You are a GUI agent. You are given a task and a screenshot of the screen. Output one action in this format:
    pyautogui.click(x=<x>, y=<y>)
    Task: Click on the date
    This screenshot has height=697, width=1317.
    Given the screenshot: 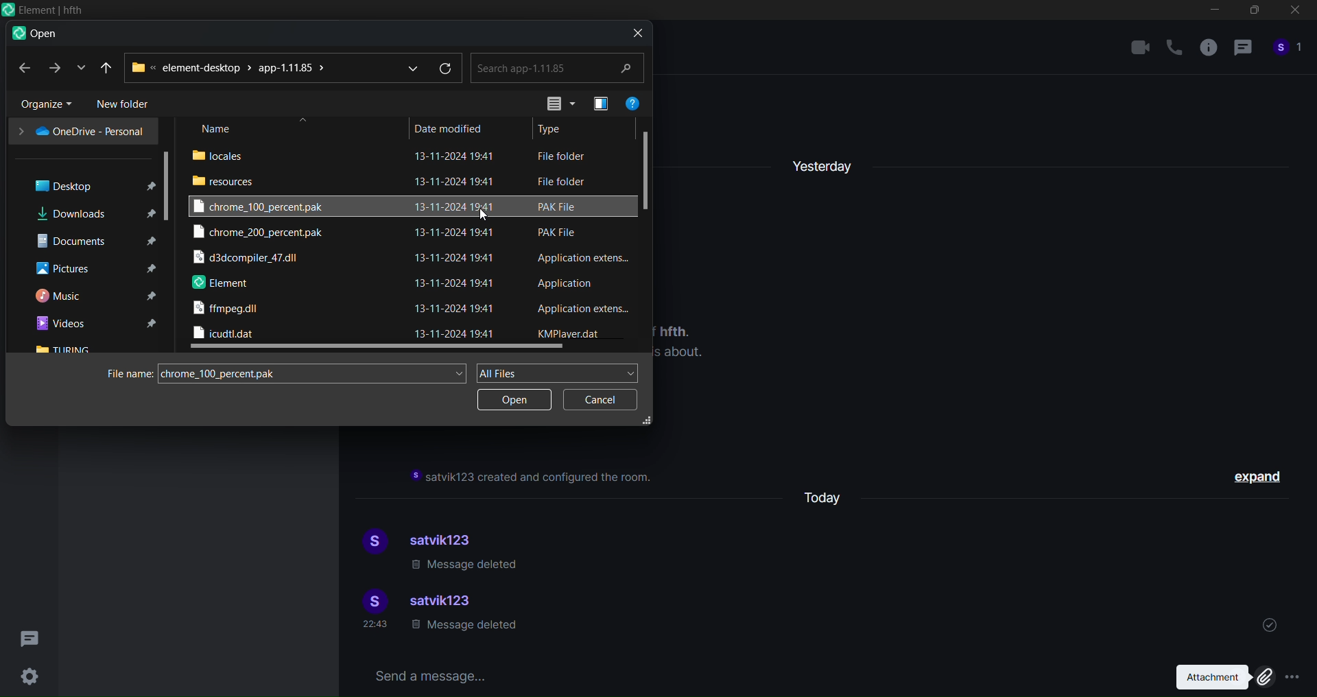 What is the action you would take?
    pyautogui.click(x=458, y=244)
    